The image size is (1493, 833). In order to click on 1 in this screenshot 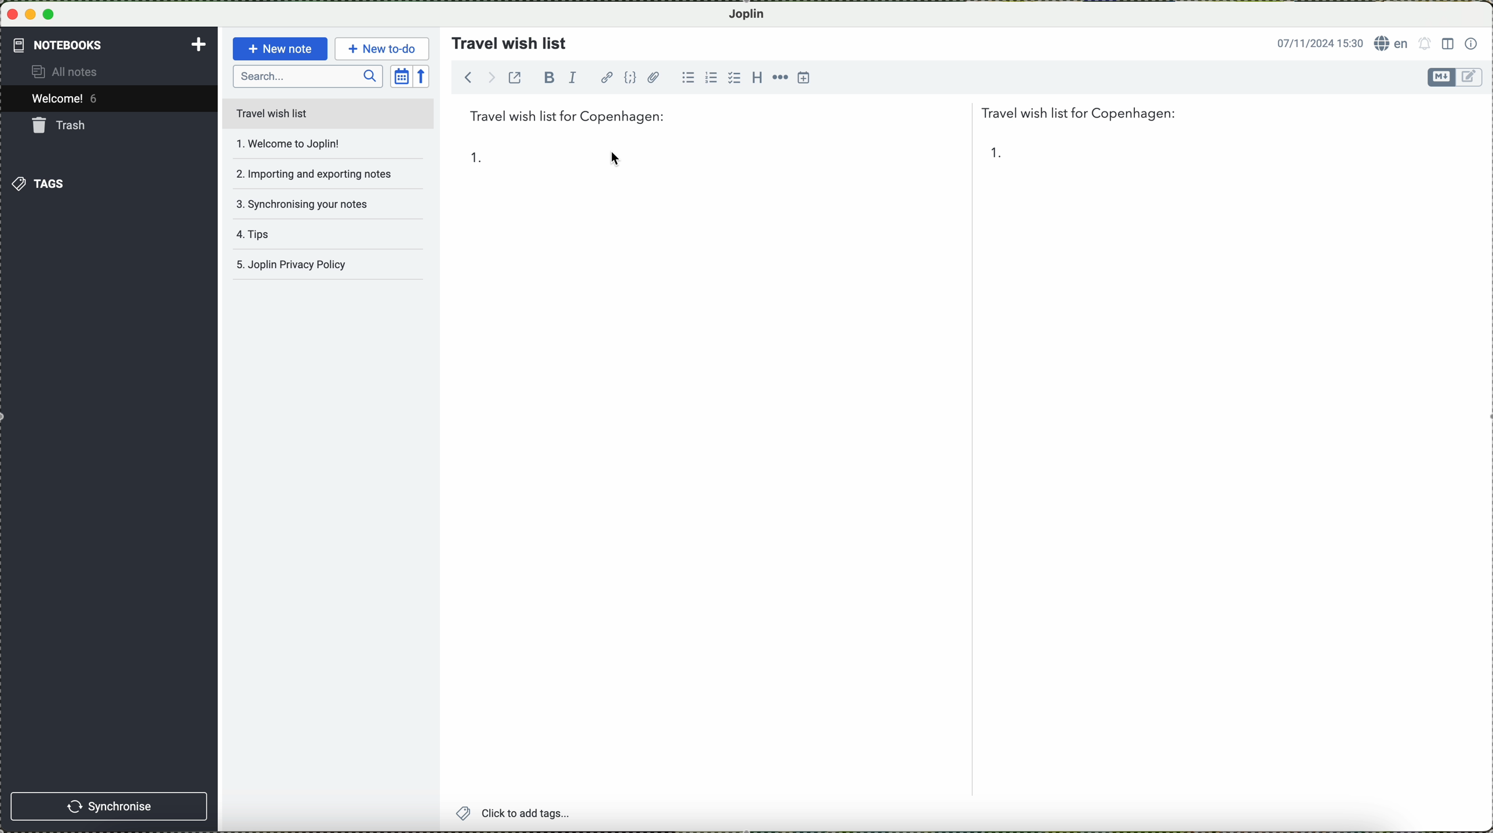, I will do `click(996, 151)`.